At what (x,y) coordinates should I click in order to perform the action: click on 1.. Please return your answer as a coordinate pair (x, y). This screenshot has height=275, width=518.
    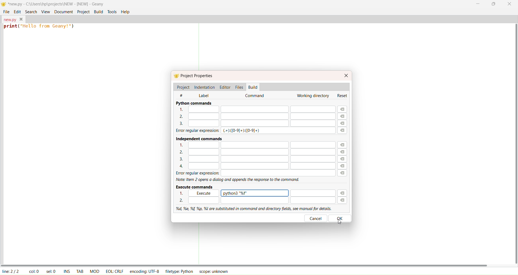
    Looking at the image, I should click on (183, 194).